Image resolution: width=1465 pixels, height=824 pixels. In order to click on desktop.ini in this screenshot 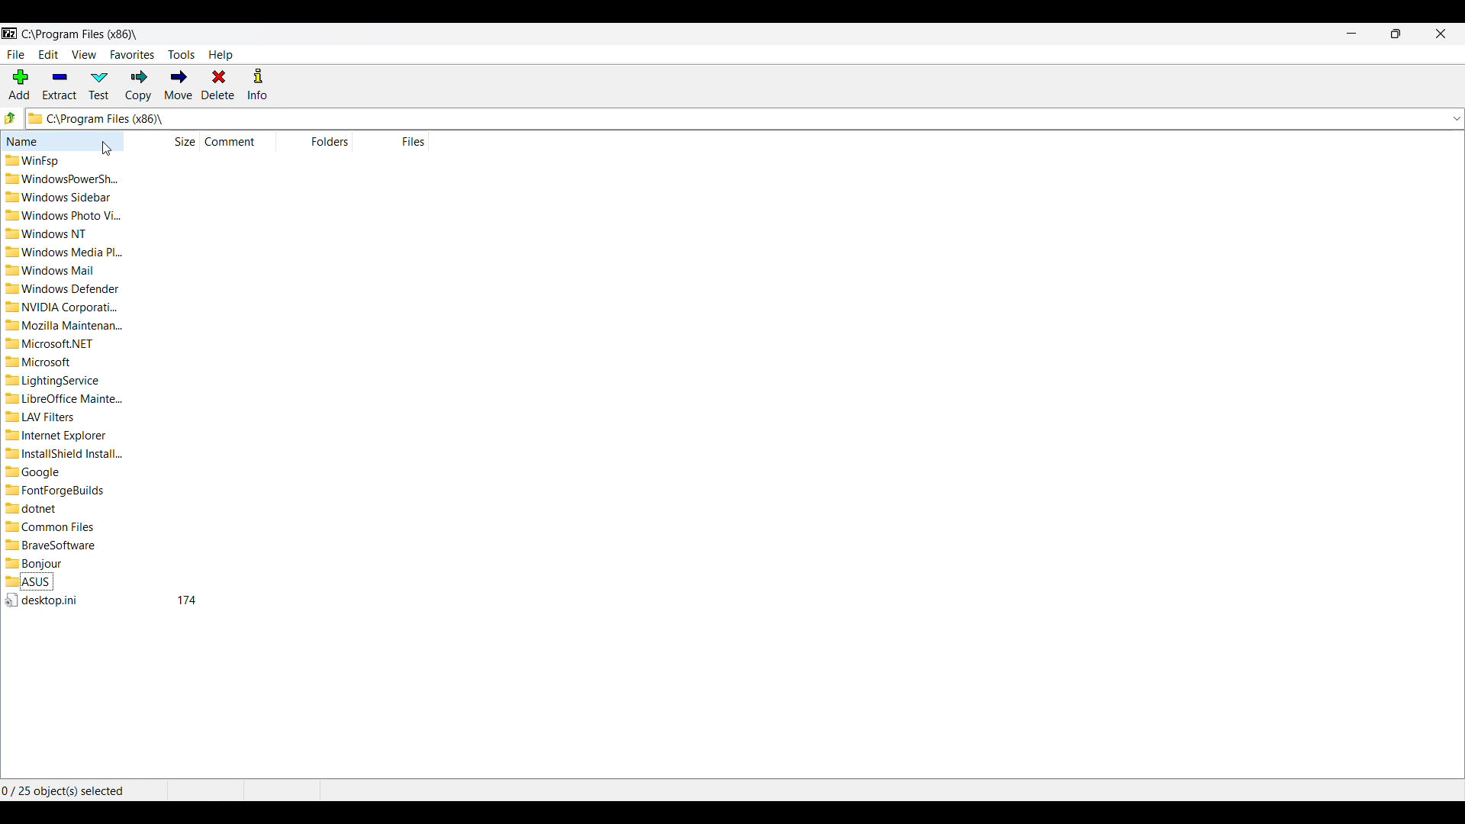, I will do `click(43, 600)`.